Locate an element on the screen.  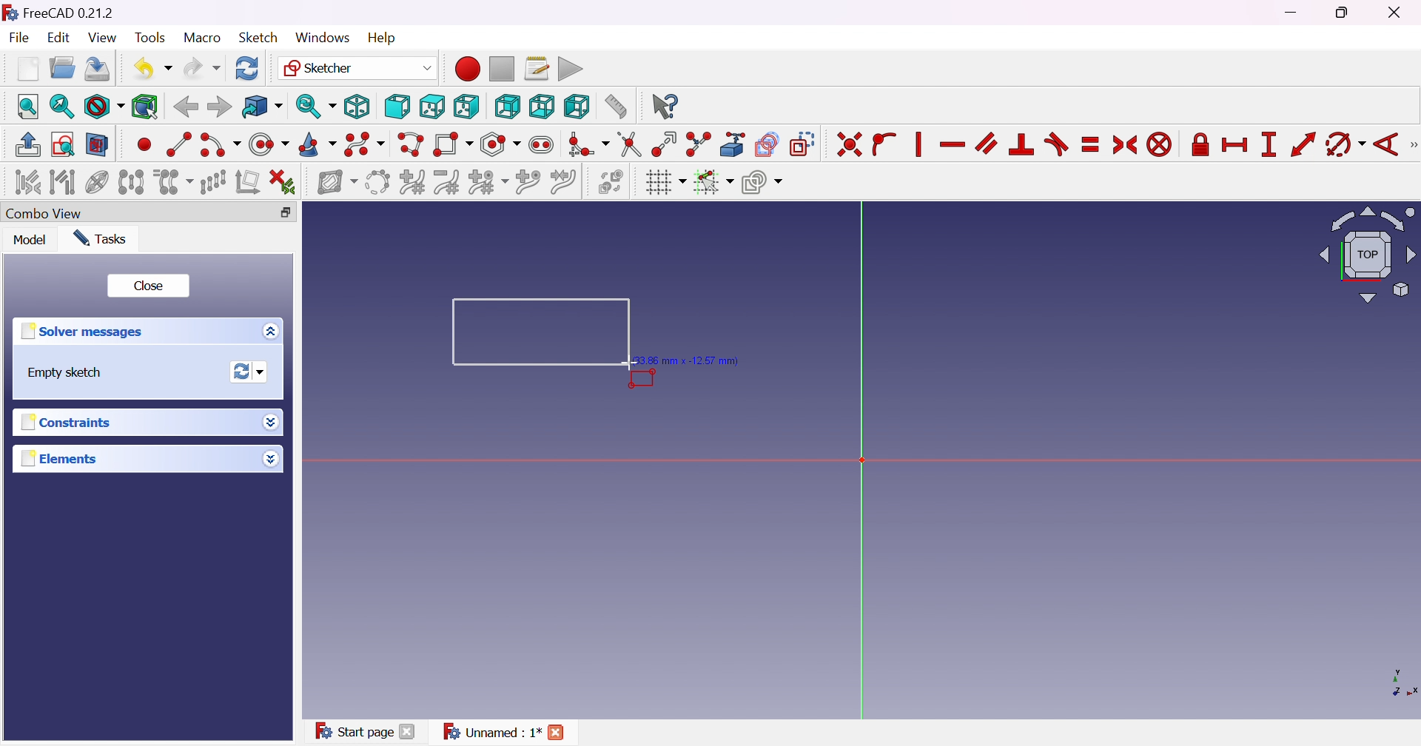
Back is located at coordinates (185, 107).